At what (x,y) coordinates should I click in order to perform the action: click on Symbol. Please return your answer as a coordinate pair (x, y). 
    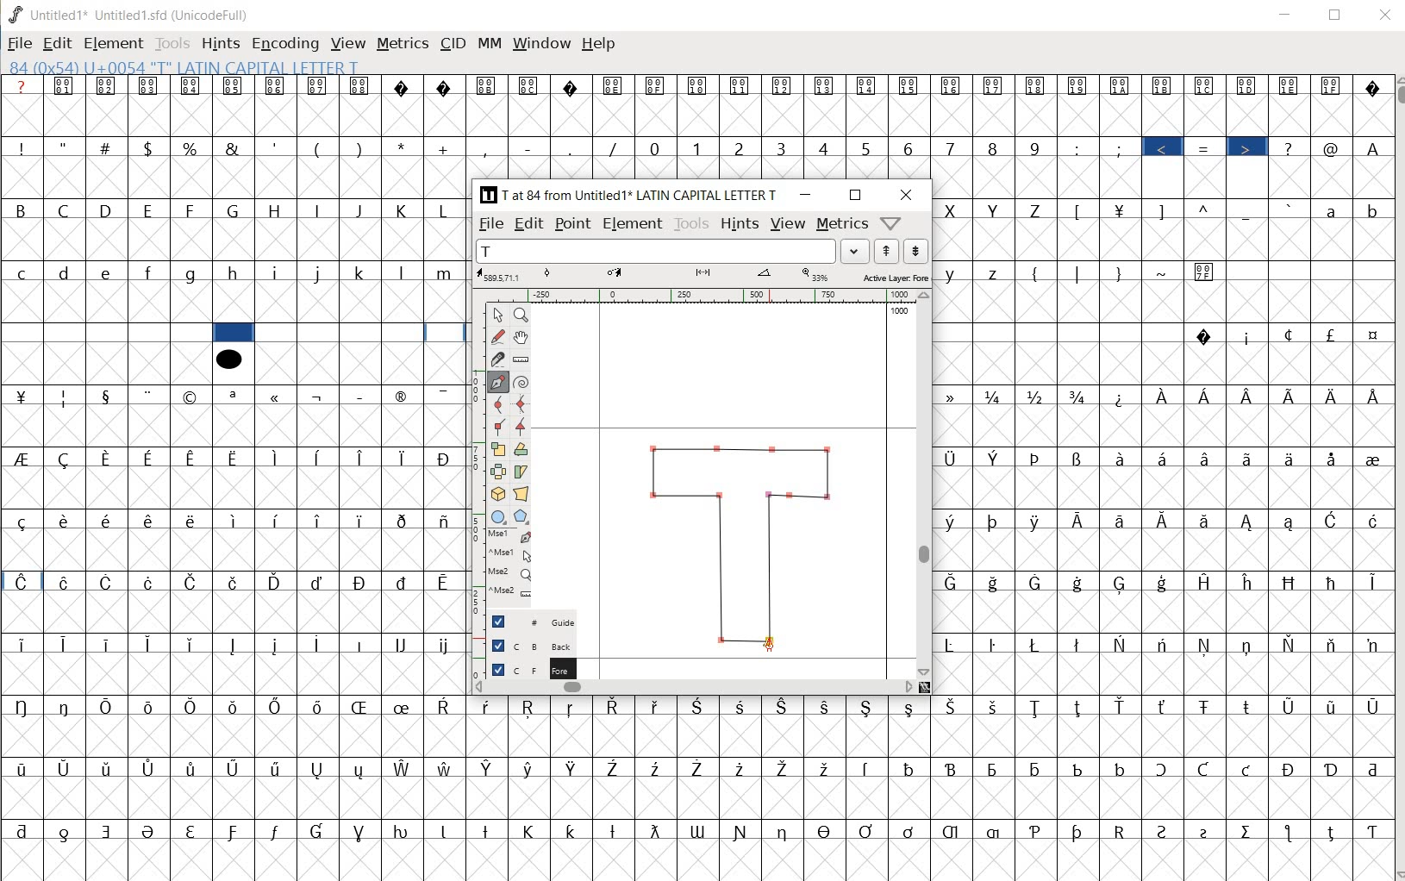
    Looking at the image, I should click on (995, 457).